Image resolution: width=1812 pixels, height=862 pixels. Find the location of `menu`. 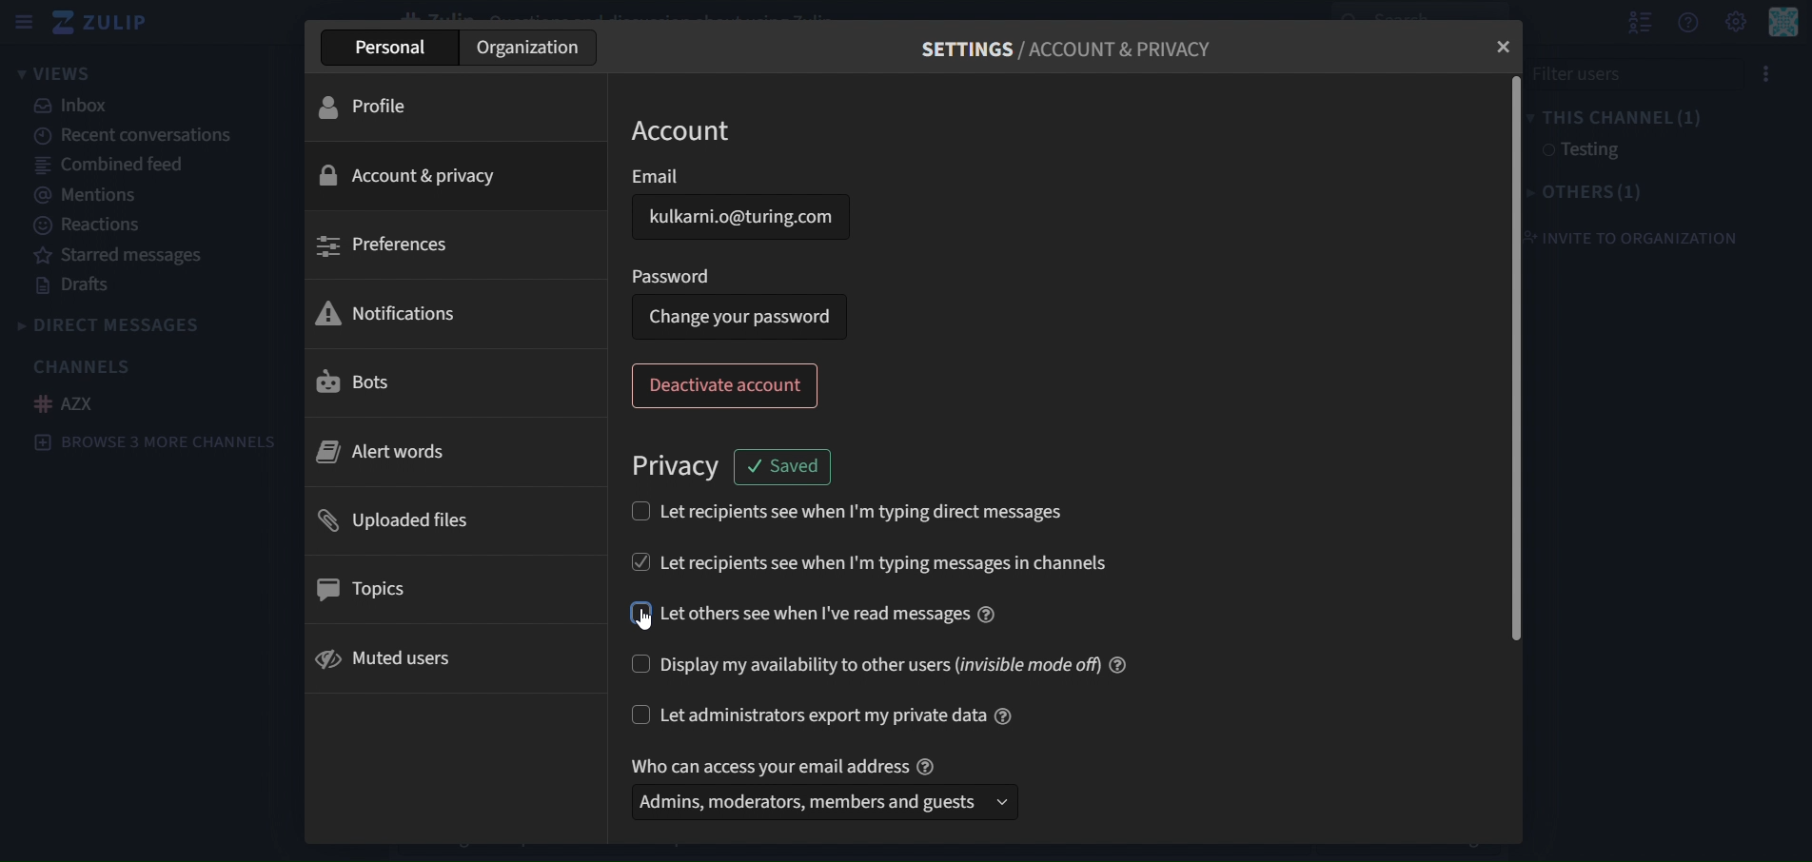

menu is located at coordinates (1763, 75).